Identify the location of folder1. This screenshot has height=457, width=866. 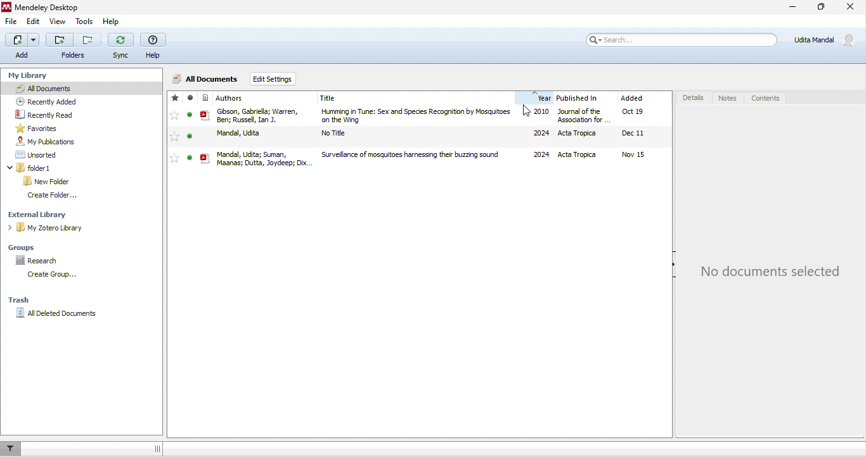
(41, 168).